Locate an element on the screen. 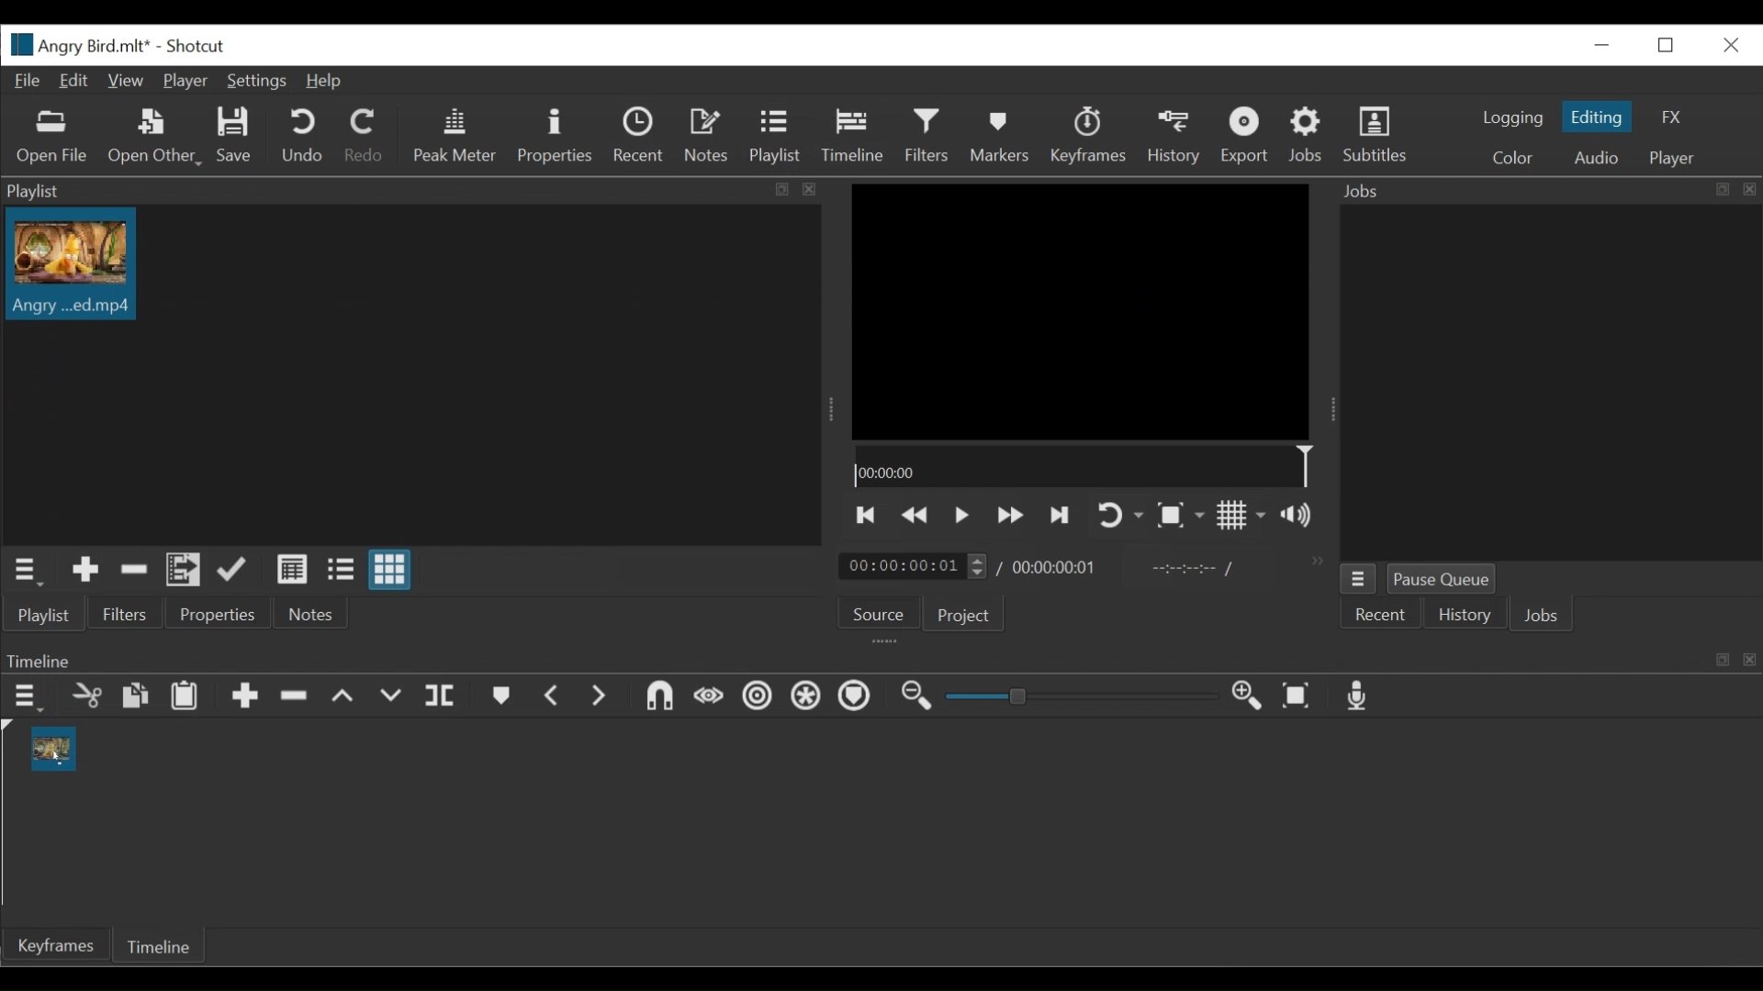  Zoom timeline out  is located at coordinates (923, 696).